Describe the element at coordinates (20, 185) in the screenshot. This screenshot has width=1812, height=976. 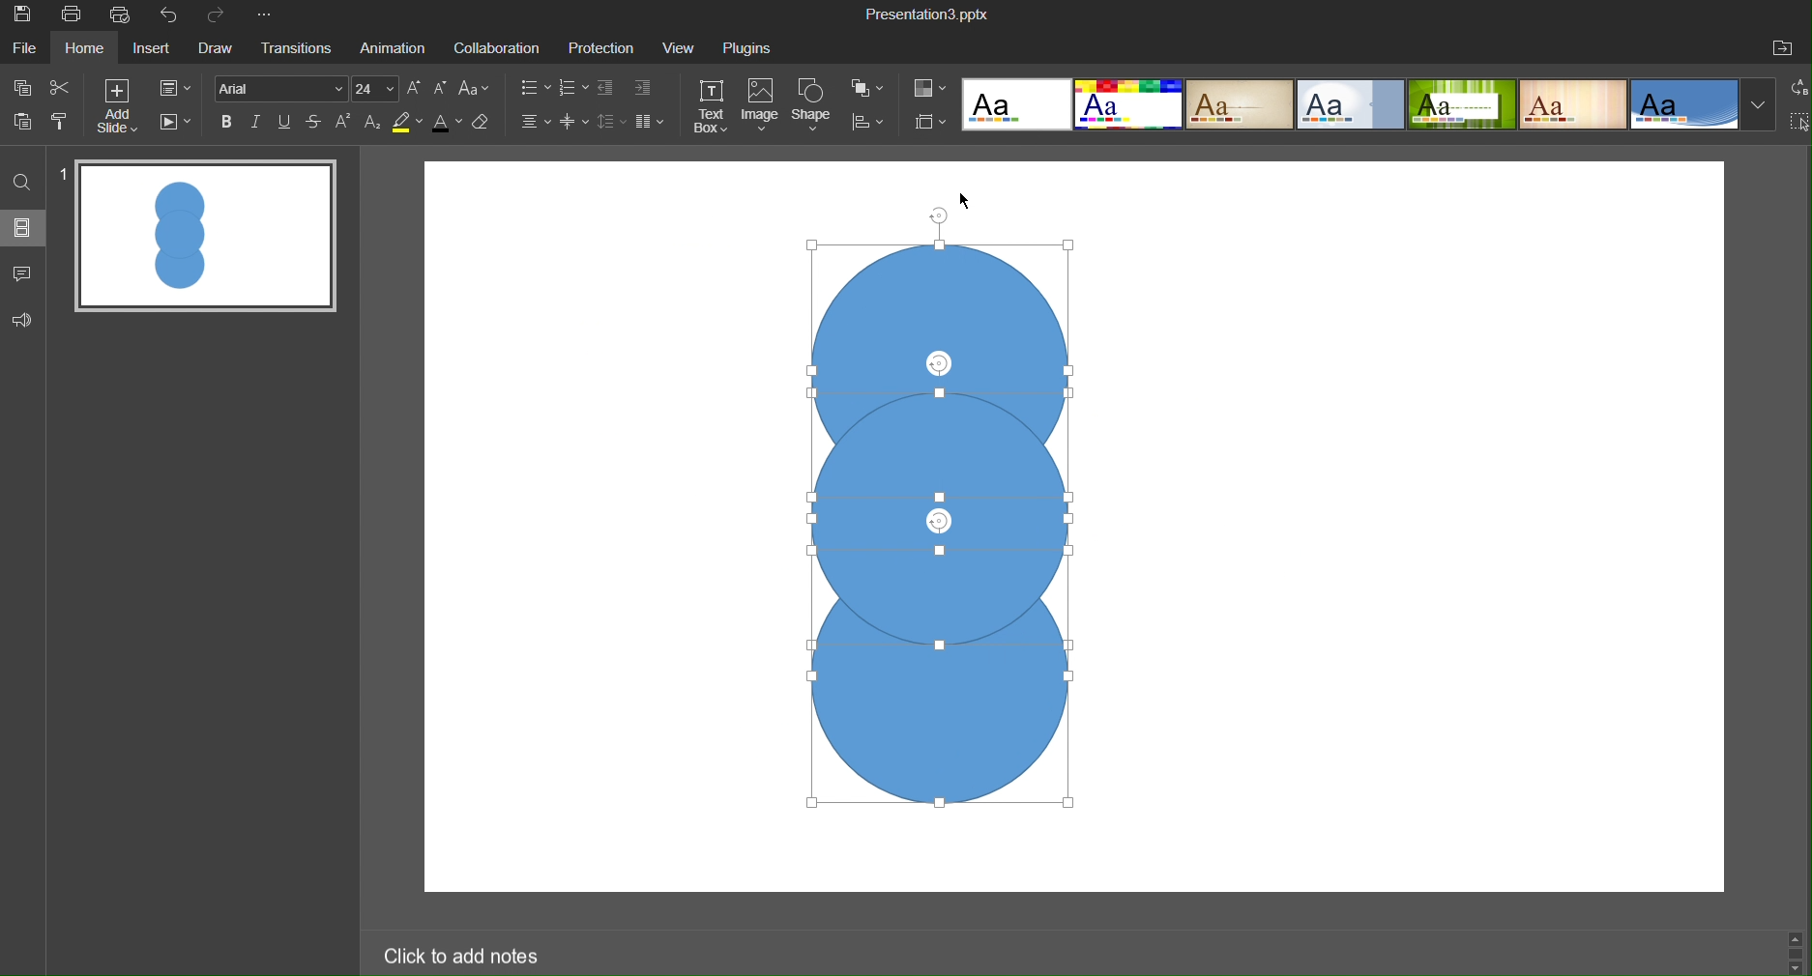
I see `Find` at that location.